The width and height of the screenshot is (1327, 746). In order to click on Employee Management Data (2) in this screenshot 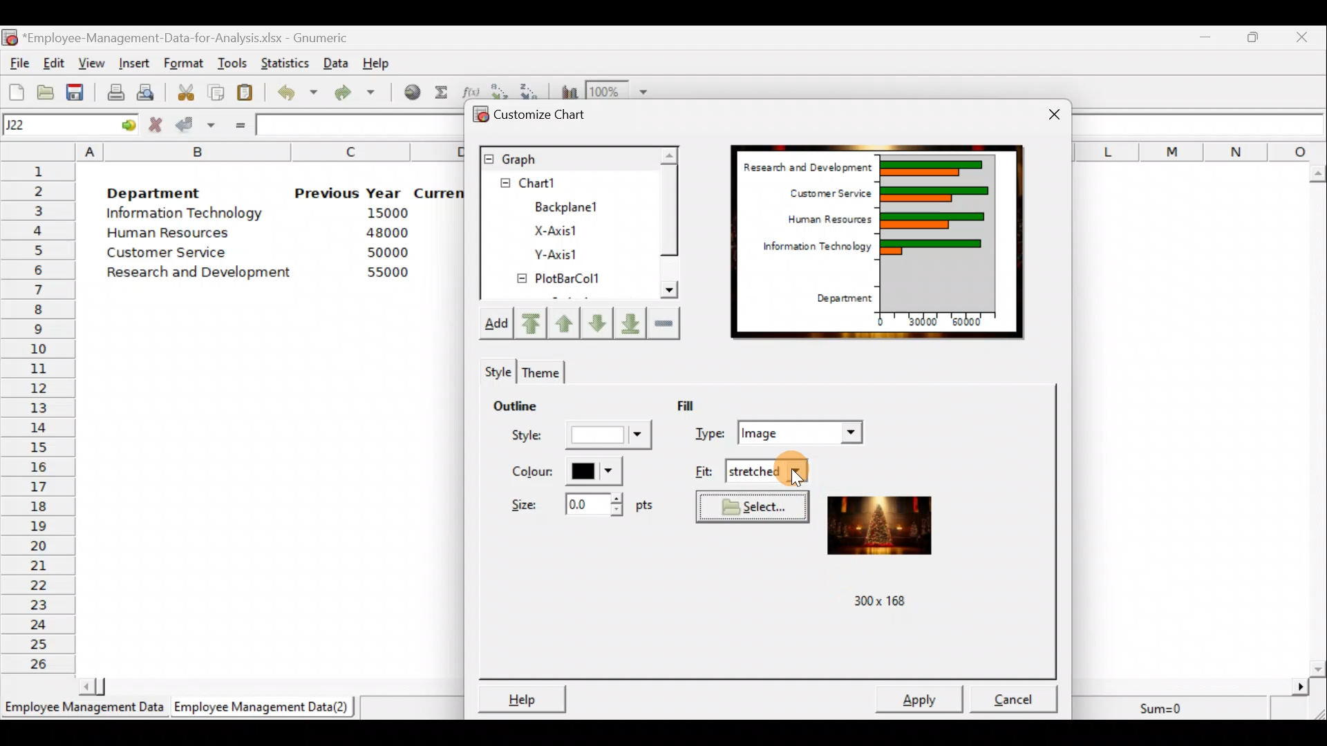, I will do `click(264, 705)`.